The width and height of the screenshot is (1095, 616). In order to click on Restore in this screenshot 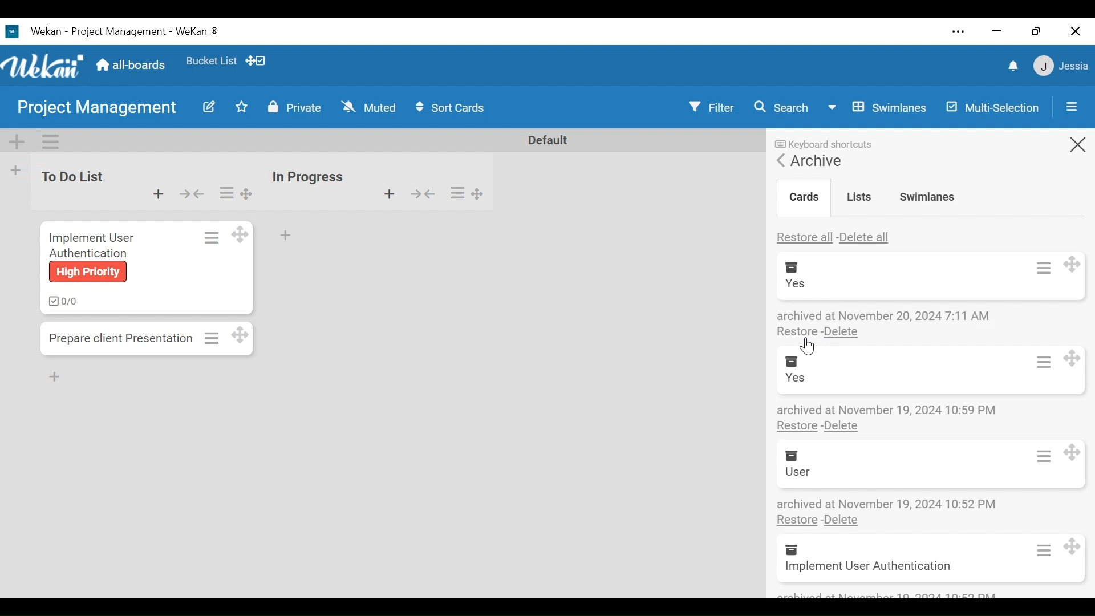, I will do `click(796, 520)`.